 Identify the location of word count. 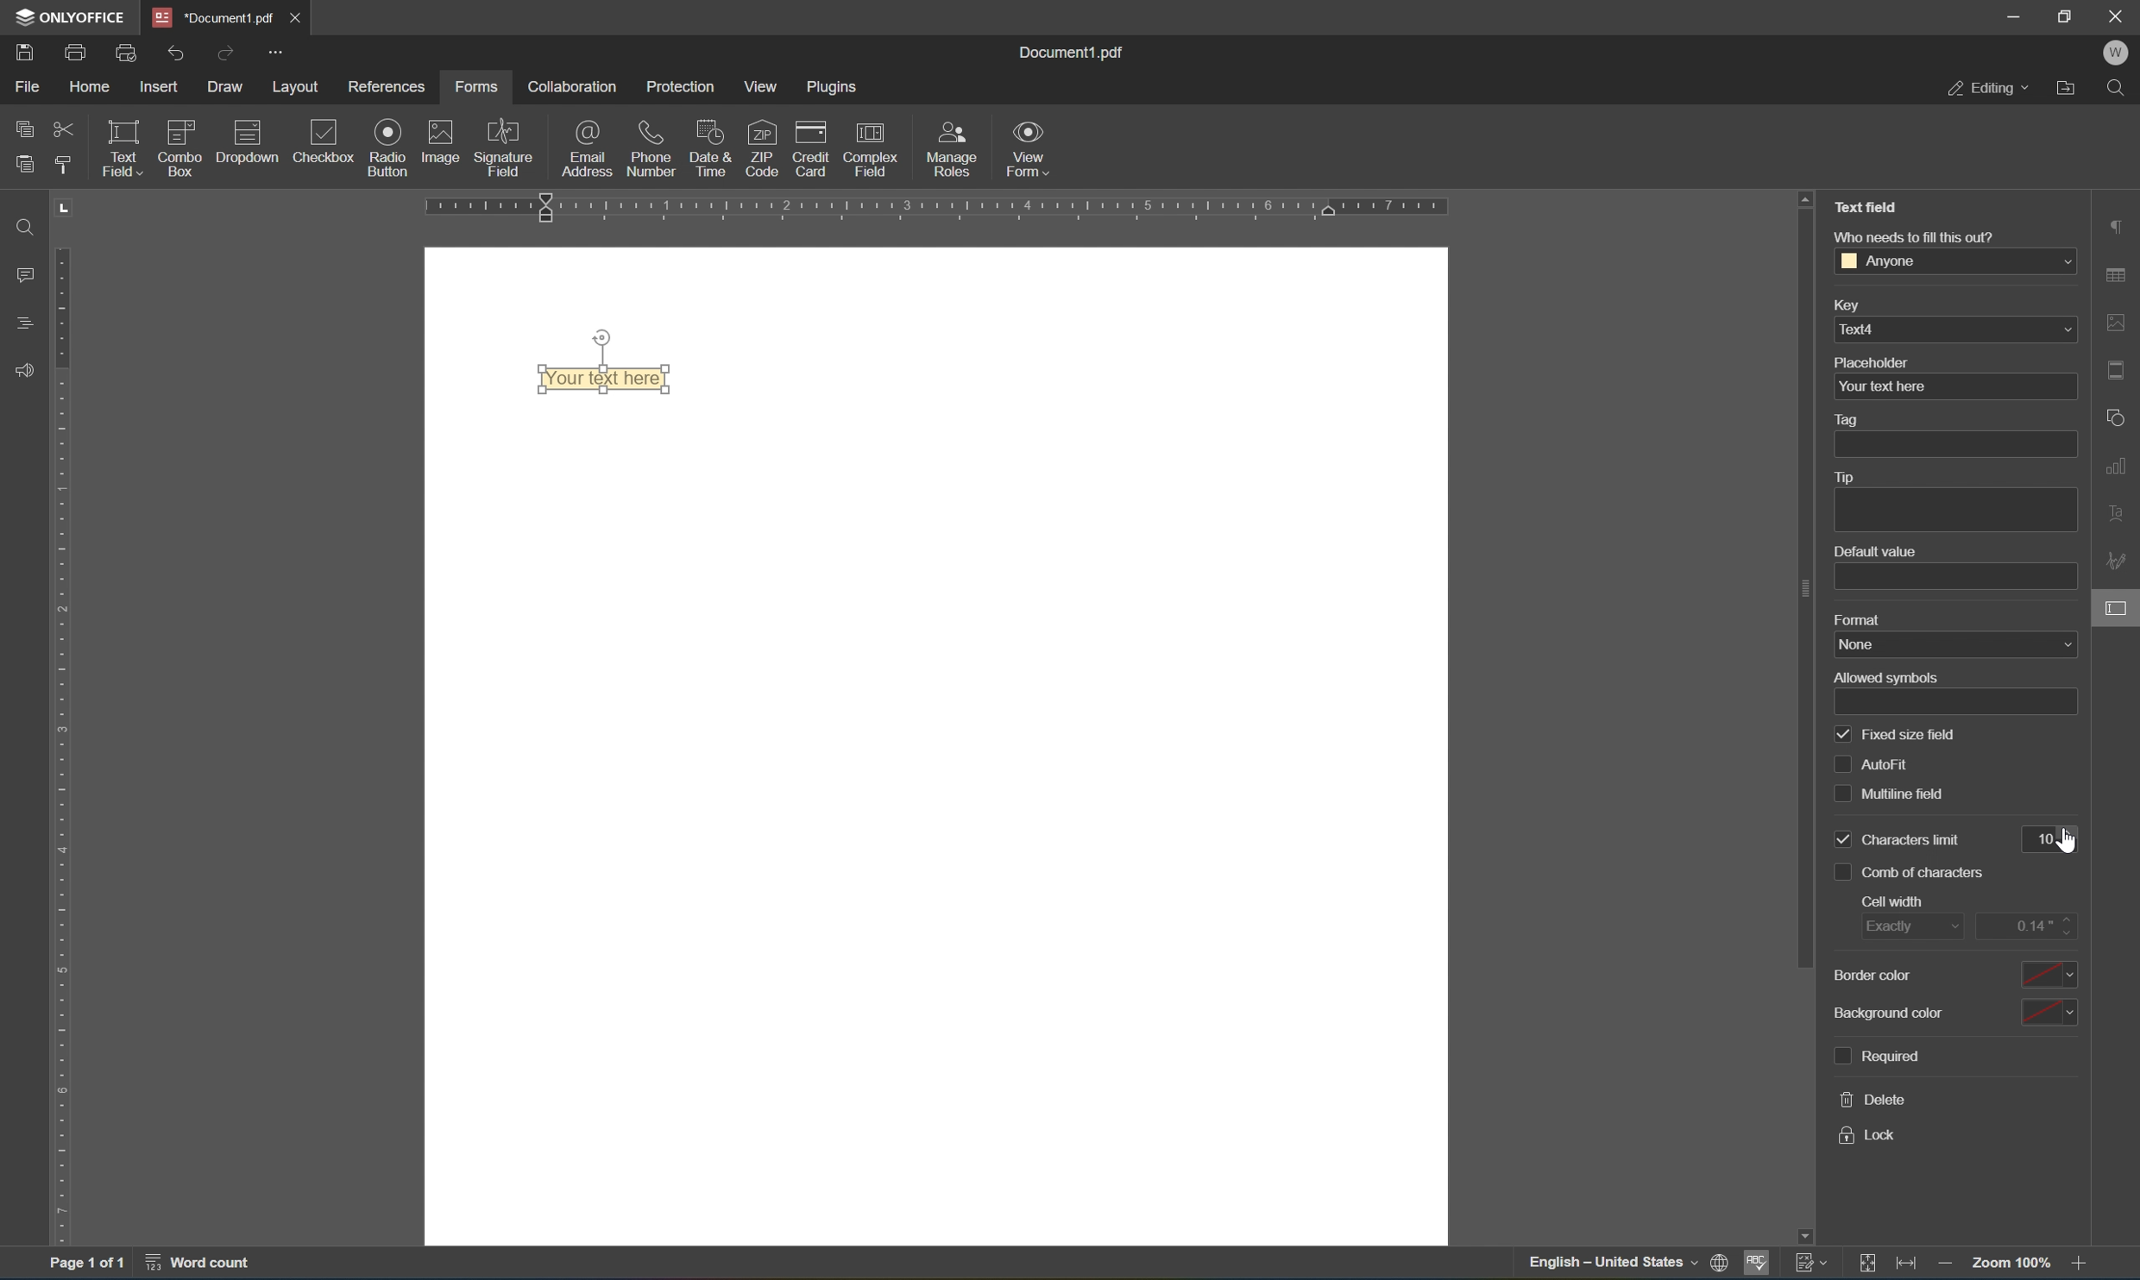
(193, 1261).